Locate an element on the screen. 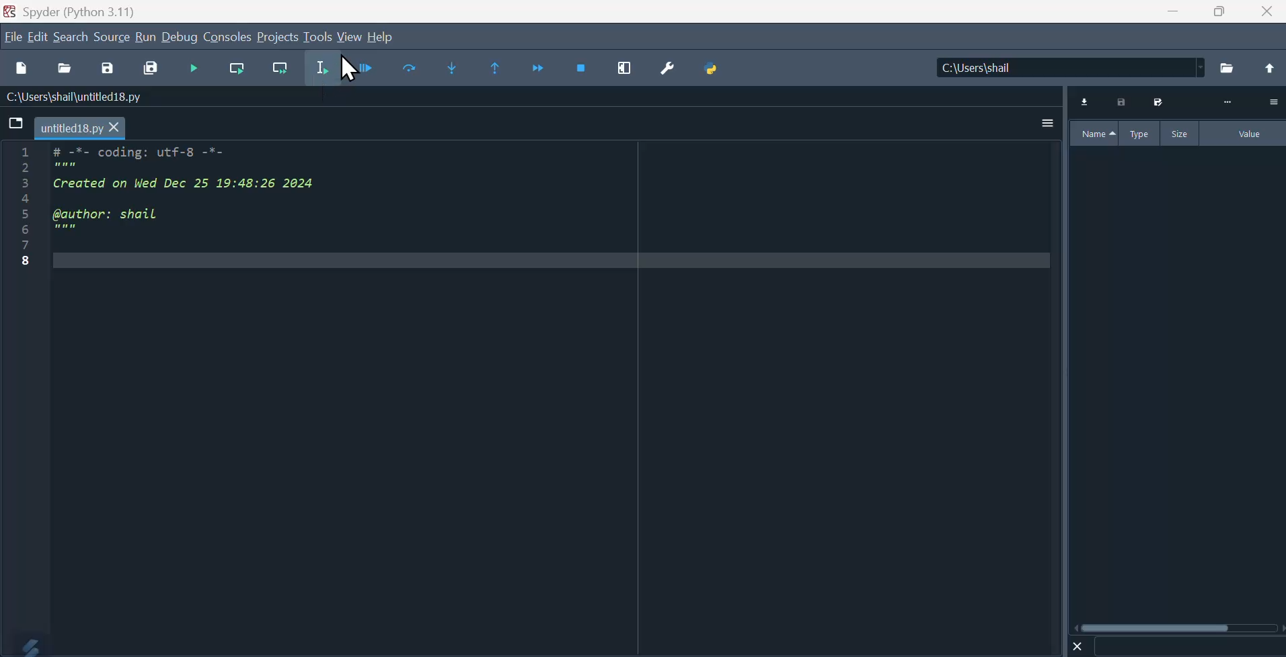 This screenshot has width=1286, height=657. Run is located at coordinates (145, 36).